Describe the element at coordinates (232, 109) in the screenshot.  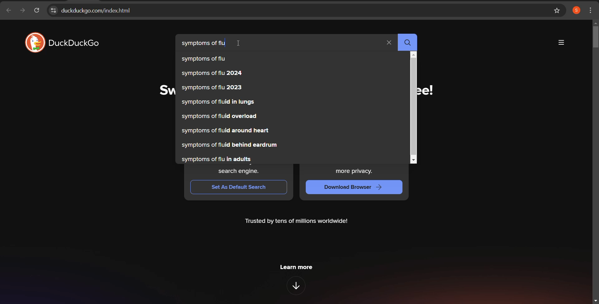
I see `autosuggestions` at that location.